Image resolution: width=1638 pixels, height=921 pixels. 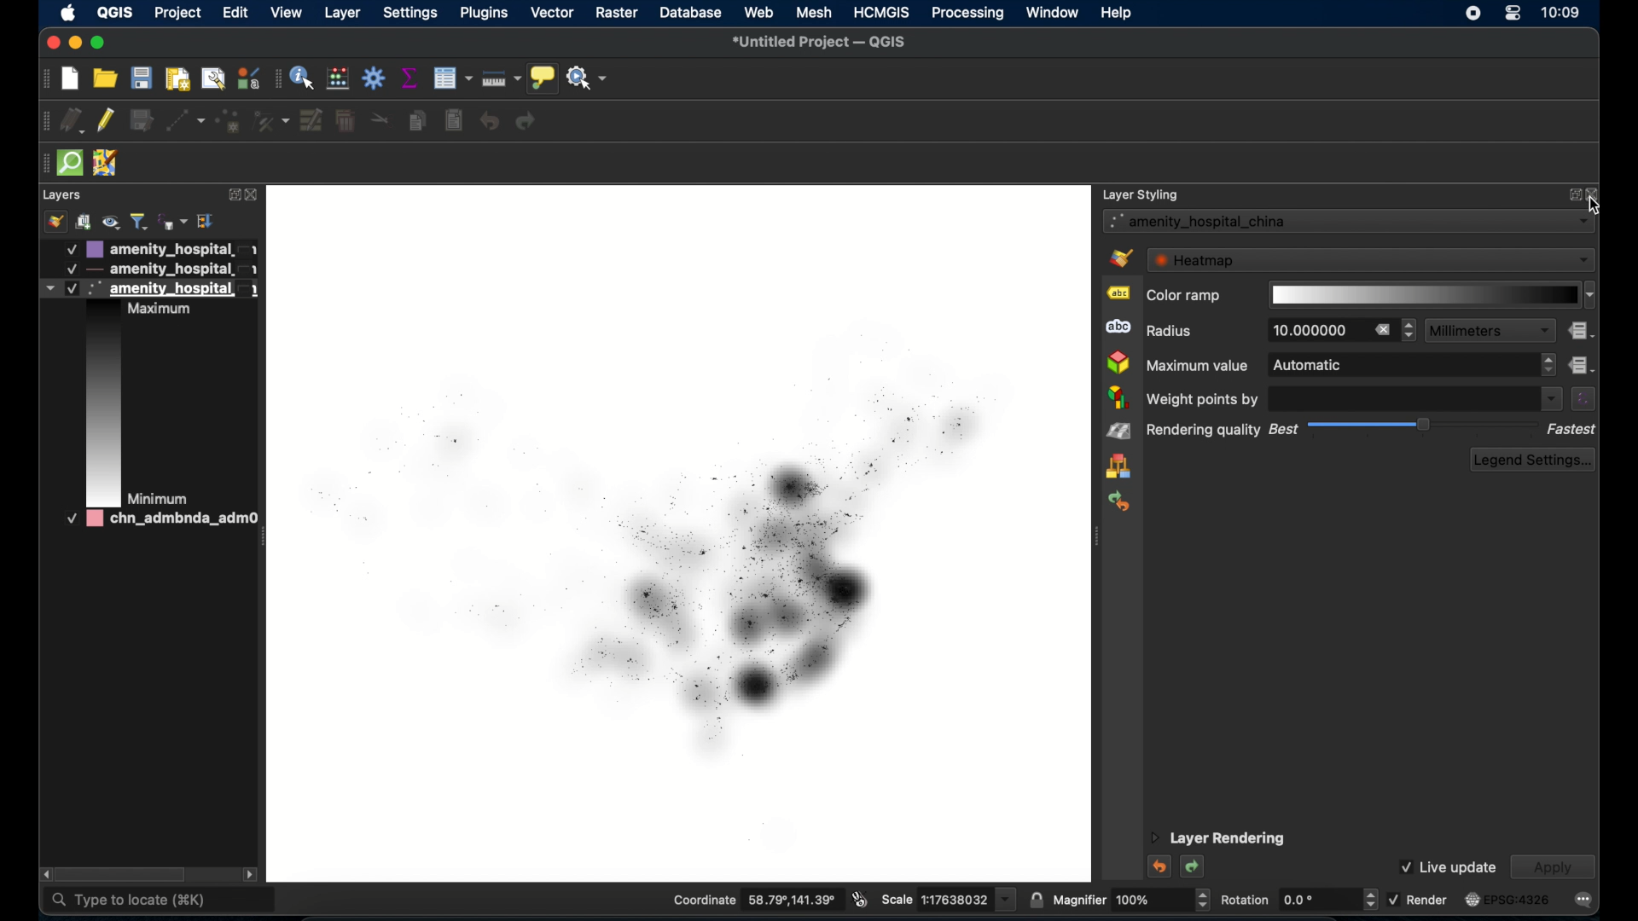 I want to click on close, so click(x=51, y=43).